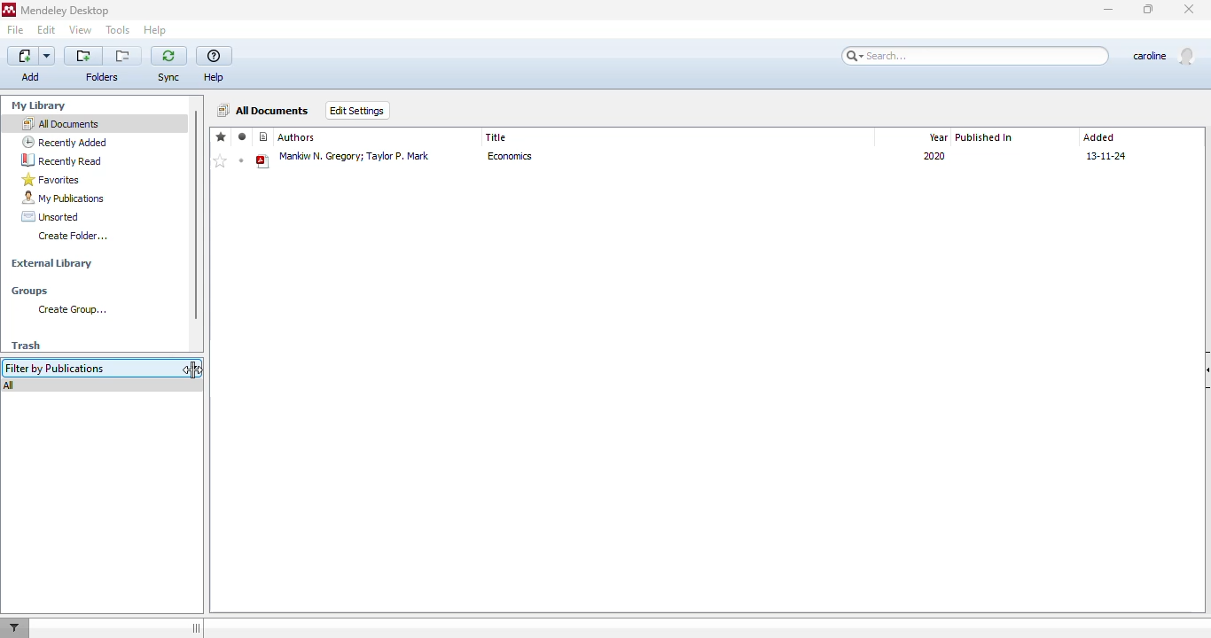 The image size is (1211, 638). What do you see at coordinates (90, 369) in the screenshot?
I see `filter by publications` at bounding box center [90, 369].